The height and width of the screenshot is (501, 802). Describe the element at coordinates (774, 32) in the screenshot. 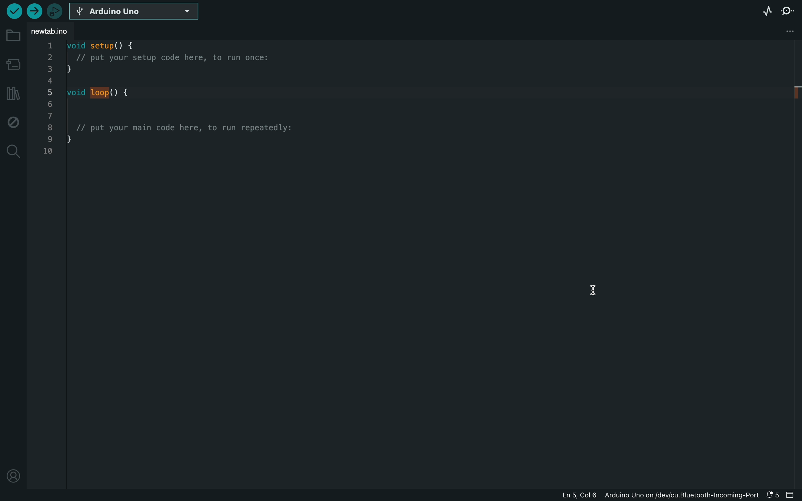

I see `file setting` at that location.